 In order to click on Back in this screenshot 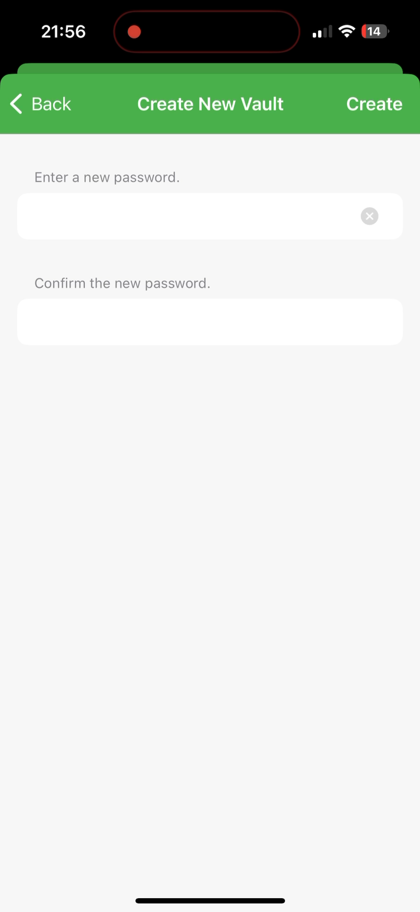, I will do `click(41, 107)`.